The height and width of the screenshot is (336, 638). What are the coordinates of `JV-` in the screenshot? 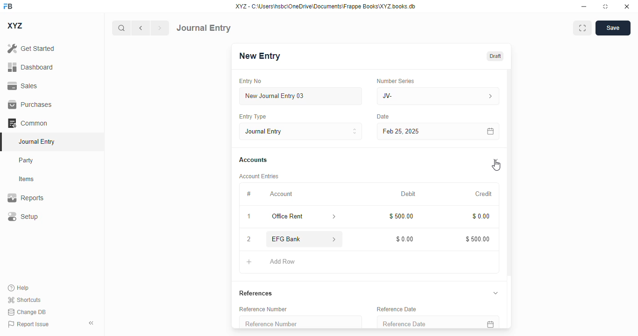 It's located at (418, 96).